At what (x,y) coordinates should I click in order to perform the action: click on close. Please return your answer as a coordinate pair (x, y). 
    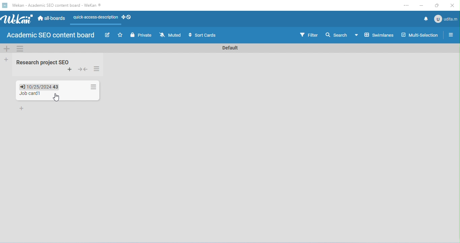
    Looking at the image, I should click on (452, 6).